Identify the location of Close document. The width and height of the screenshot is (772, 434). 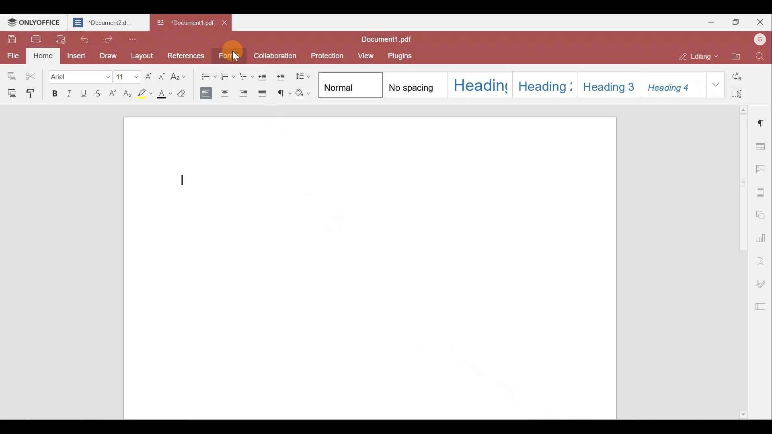
(224, 23).